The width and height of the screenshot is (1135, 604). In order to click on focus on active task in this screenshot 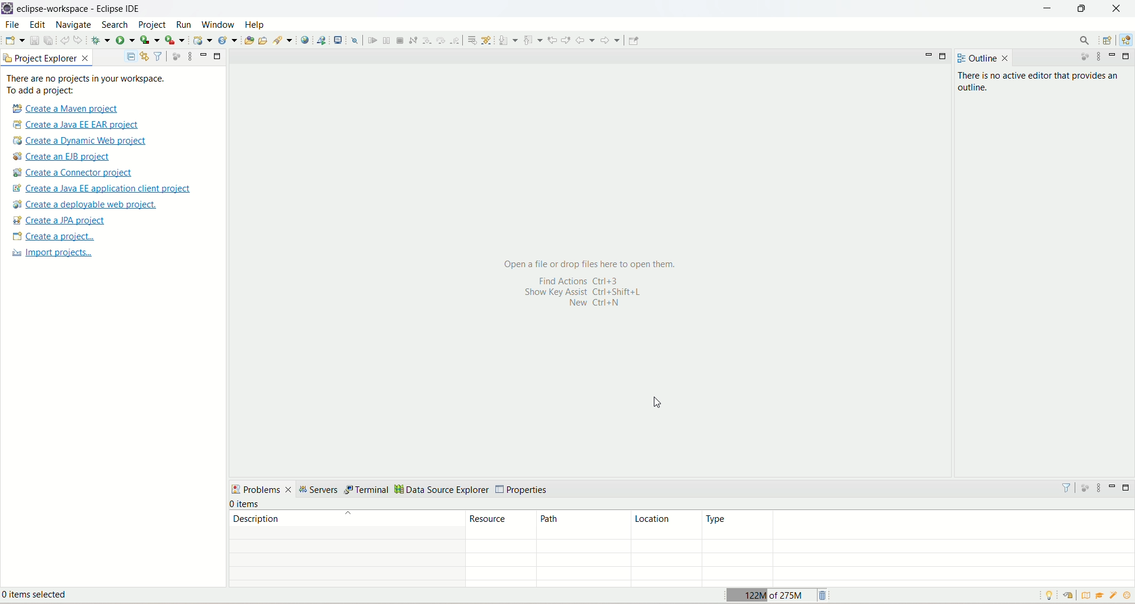, I will do `click(1084, 486)`.